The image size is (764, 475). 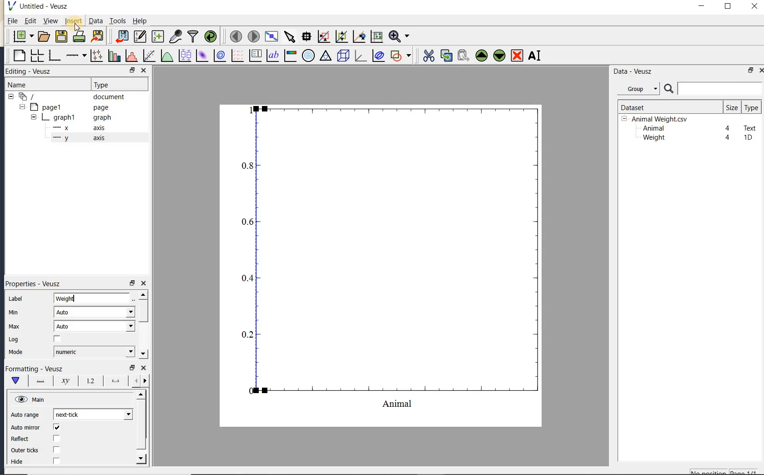 What do you see at coordinates (22, 462) in the screenshot?
I see `hide` at bounding box center [22, 462].